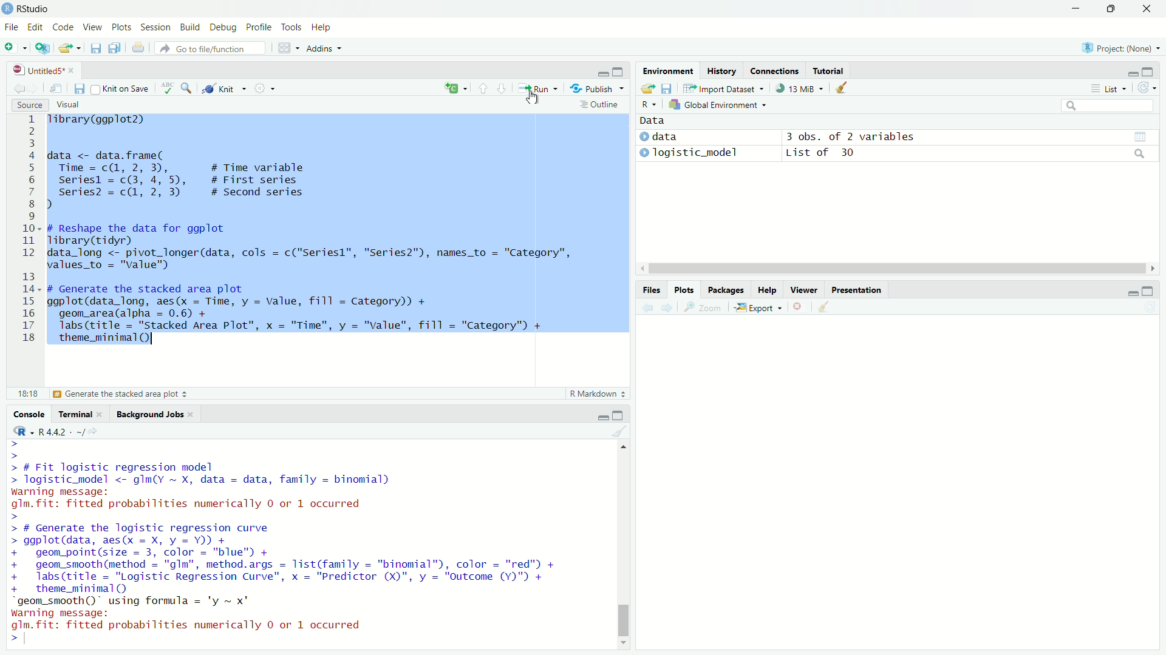 This screenshot has width=1166, height=655. I want to click on save, so click(647, 89).